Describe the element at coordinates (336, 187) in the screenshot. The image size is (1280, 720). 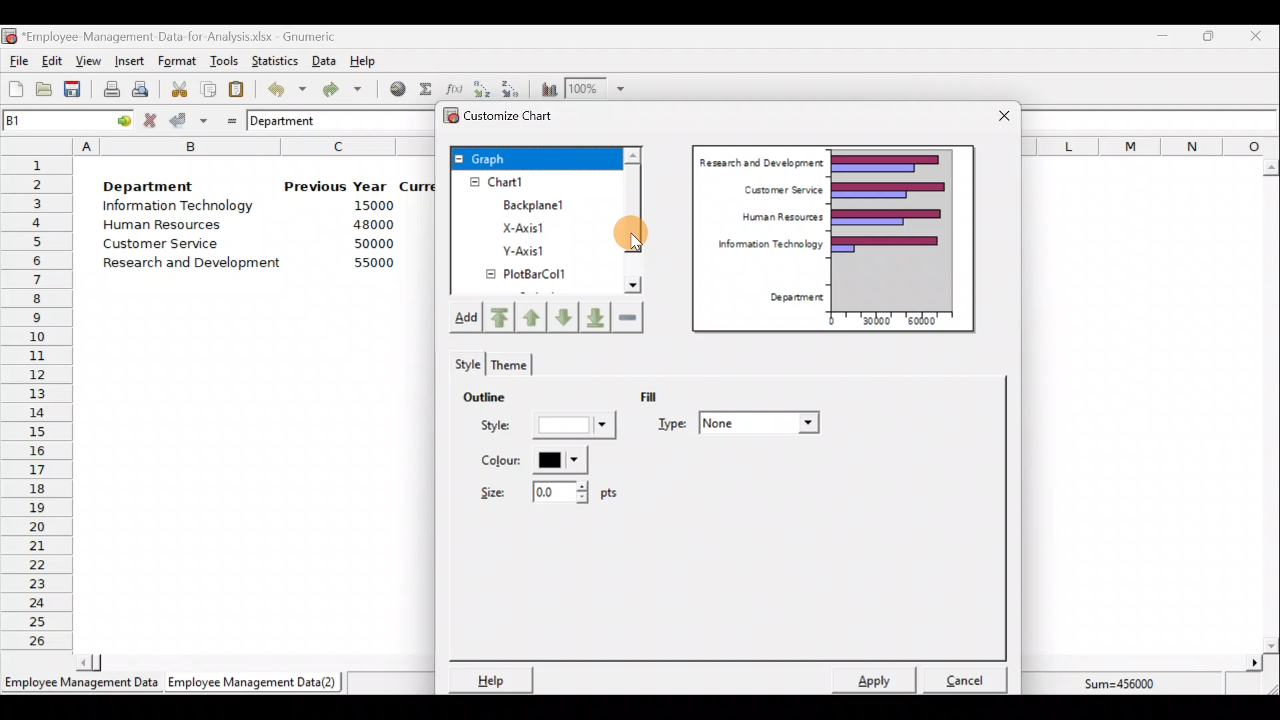
I see `Previous Year` at that location.